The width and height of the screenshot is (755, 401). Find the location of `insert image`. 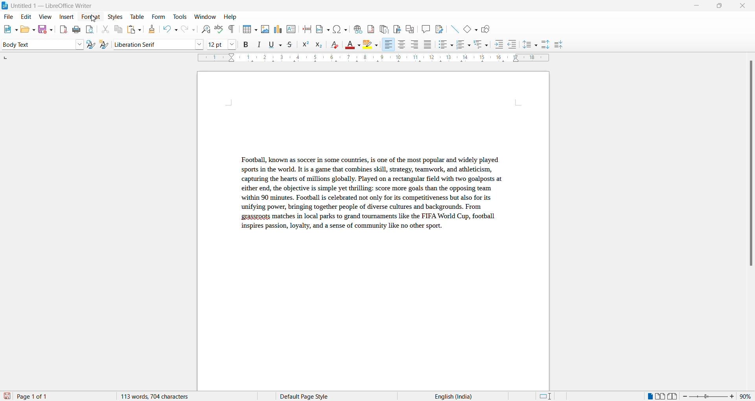

insert image is located at coordinates (248, 30).